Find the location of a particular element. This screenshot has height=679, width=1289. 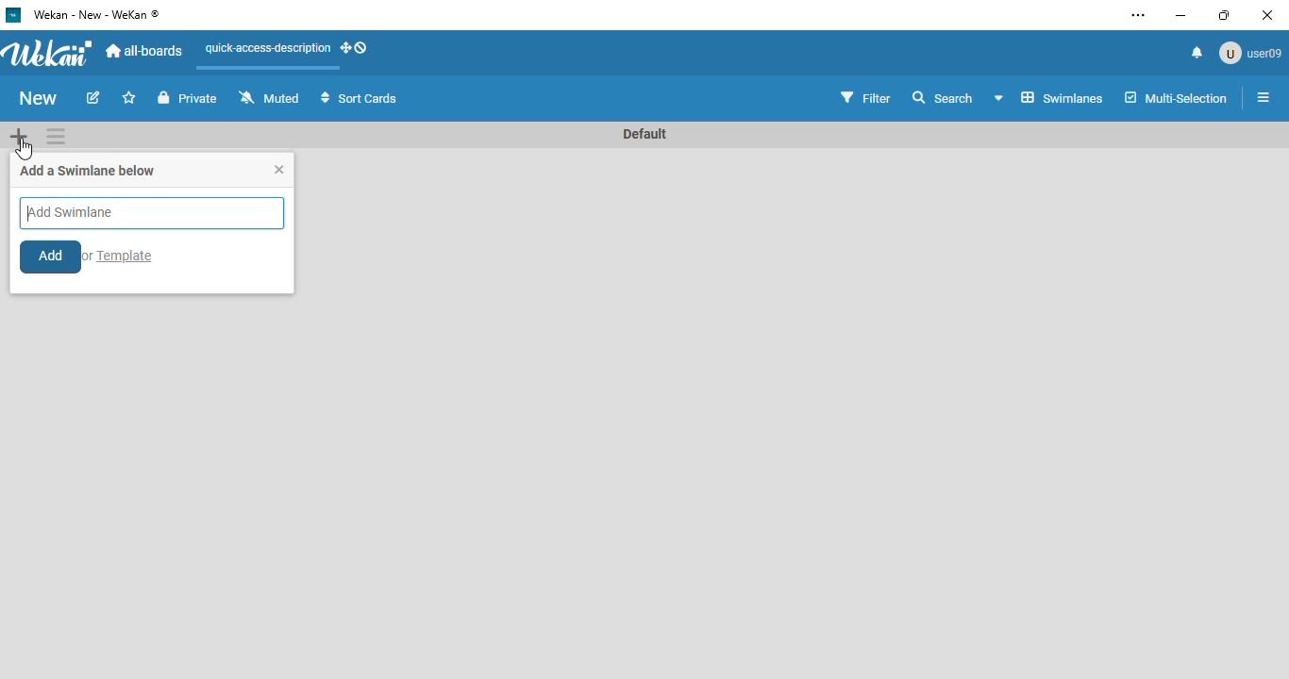

private is located at coordinates (189, 97).